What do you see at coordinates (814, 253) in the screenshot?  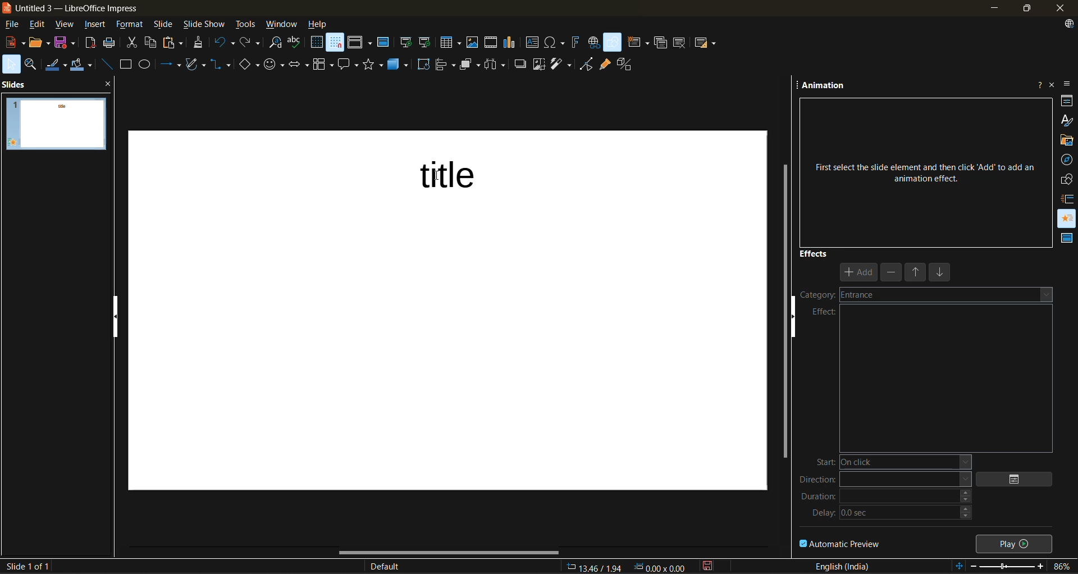 I see `effects` at bounding box center [814, 253].